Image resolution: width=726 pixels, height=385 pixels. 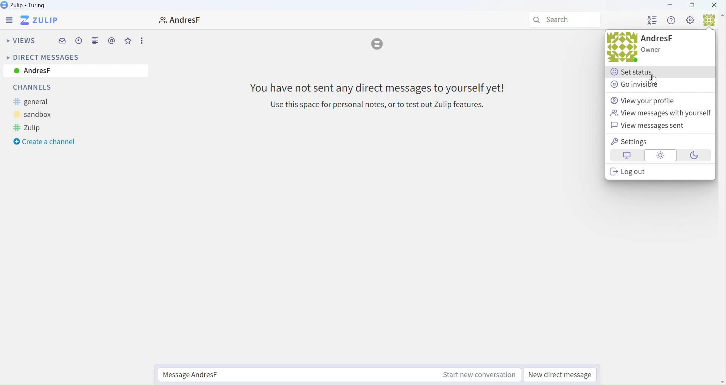 What do you see at coordinates (643, 84) in the screenshot?
I see `Go Invisible` at bounding box center [643, 84].